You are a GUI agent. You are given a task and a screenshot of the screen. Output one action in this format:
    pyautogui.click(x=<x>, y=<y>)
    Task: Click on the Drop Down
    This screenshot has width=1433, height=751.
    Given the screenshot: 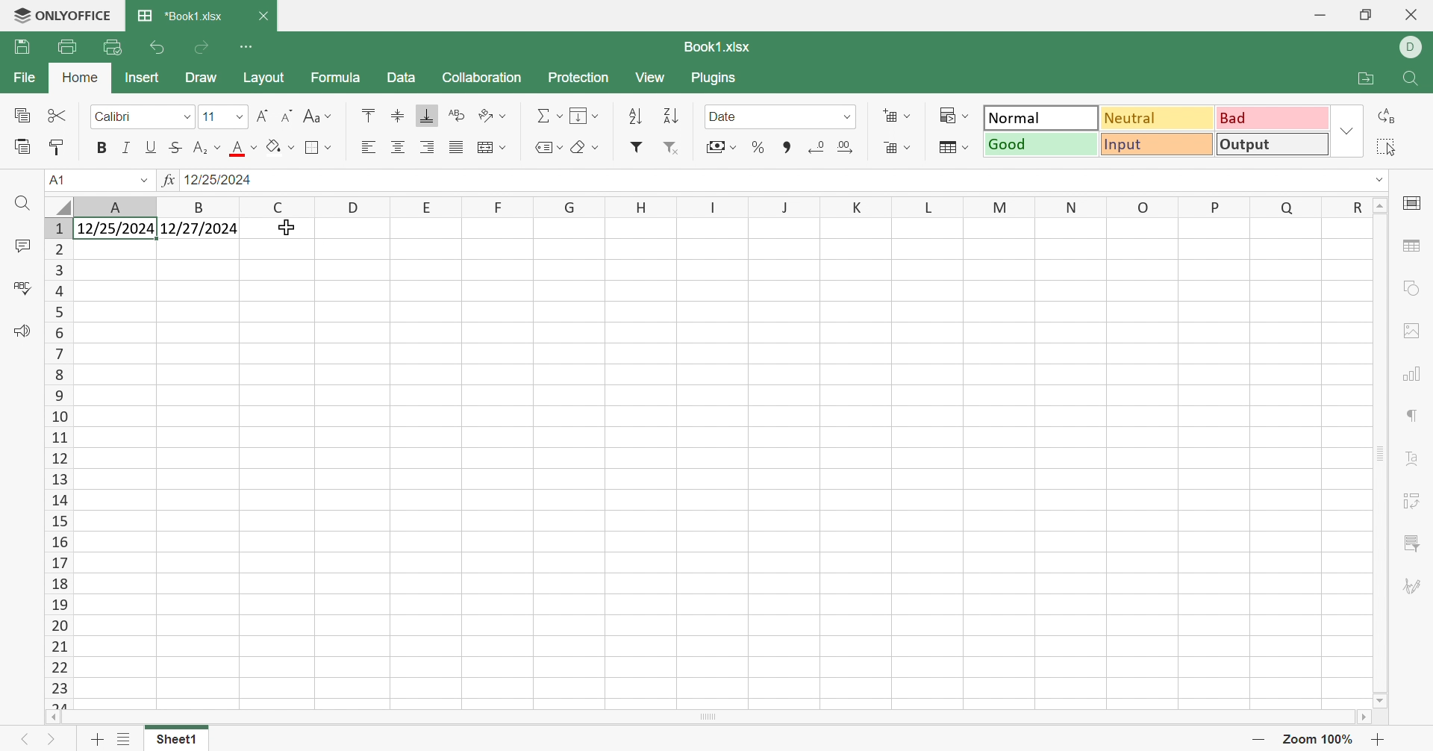 What is the action you would take?
    pyautogui.click(x=1374, y=181)
    